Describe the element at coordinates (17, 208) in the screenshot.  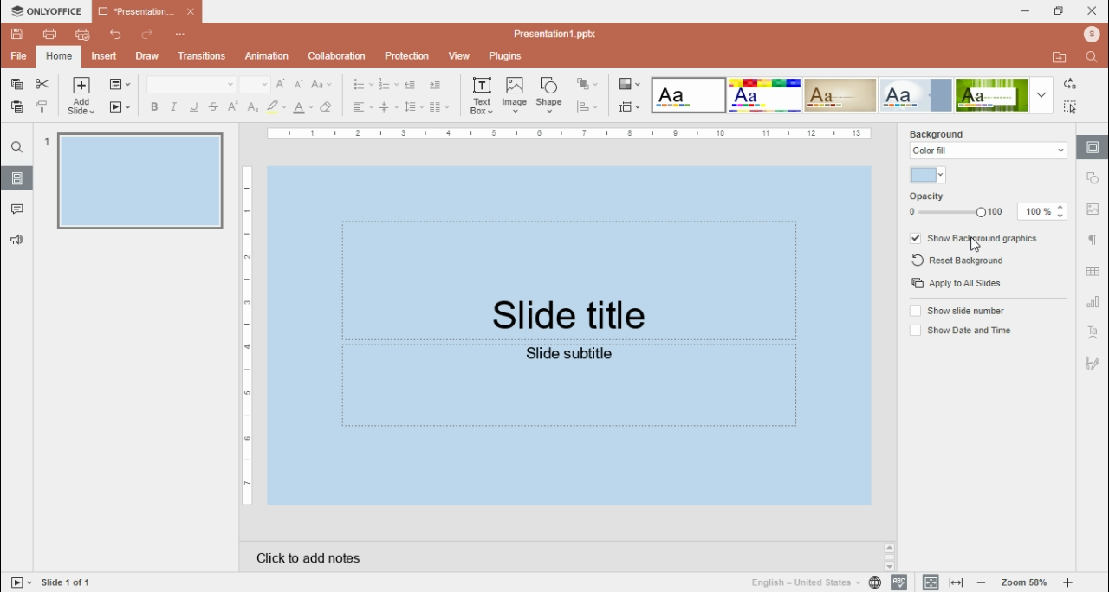
I see `comments` at that location.